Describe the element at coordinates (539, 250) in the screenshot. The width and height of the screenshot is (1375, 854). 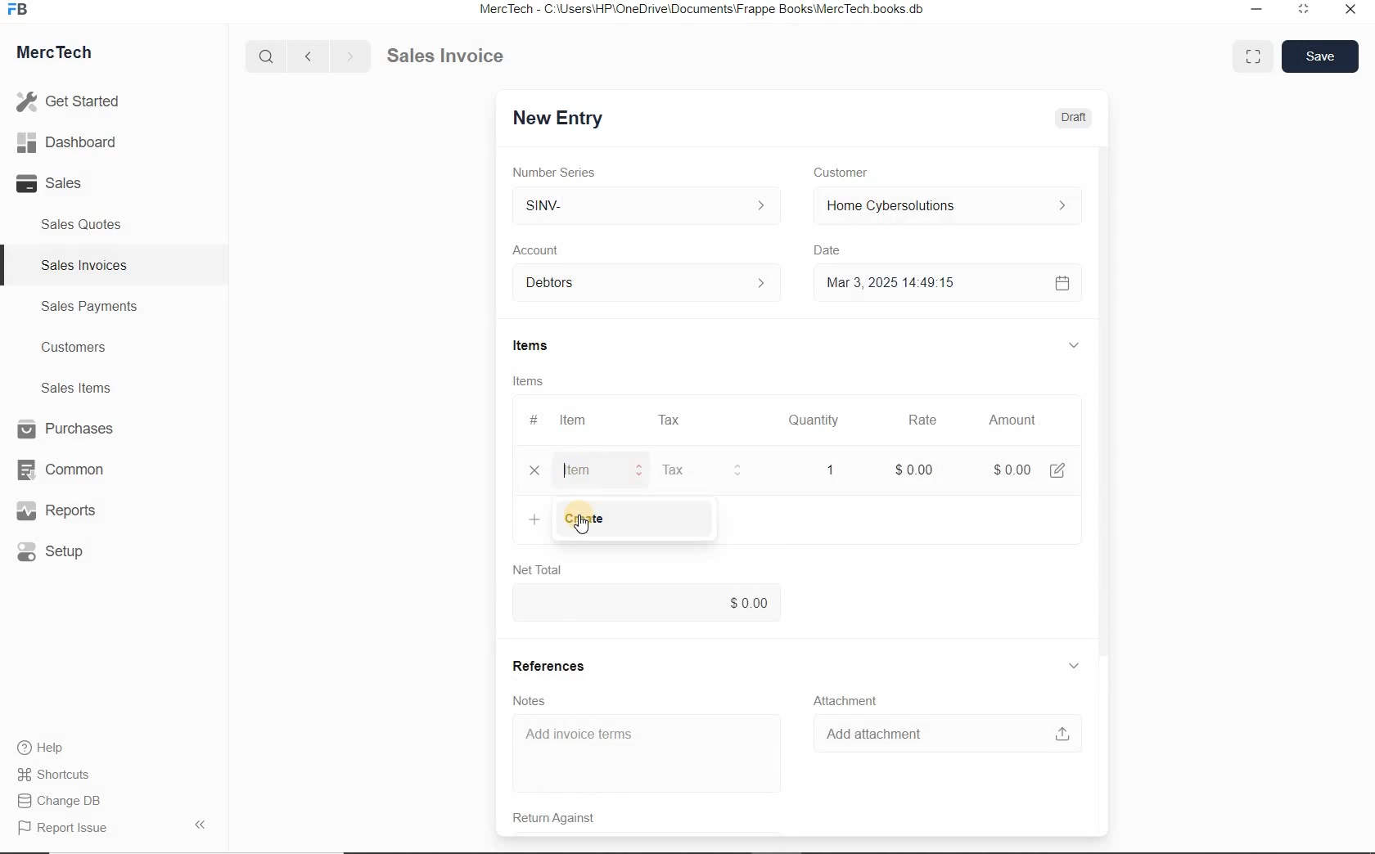
I see `Account` at that location.